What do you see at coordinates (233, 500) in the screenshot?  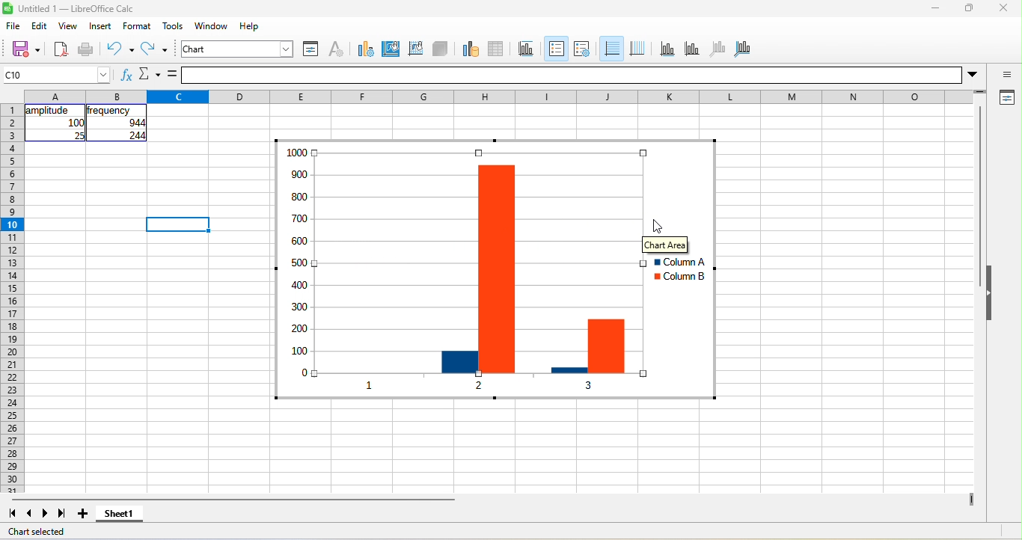 I see `horizontal scroll bar` at bounding box center [233, 500].